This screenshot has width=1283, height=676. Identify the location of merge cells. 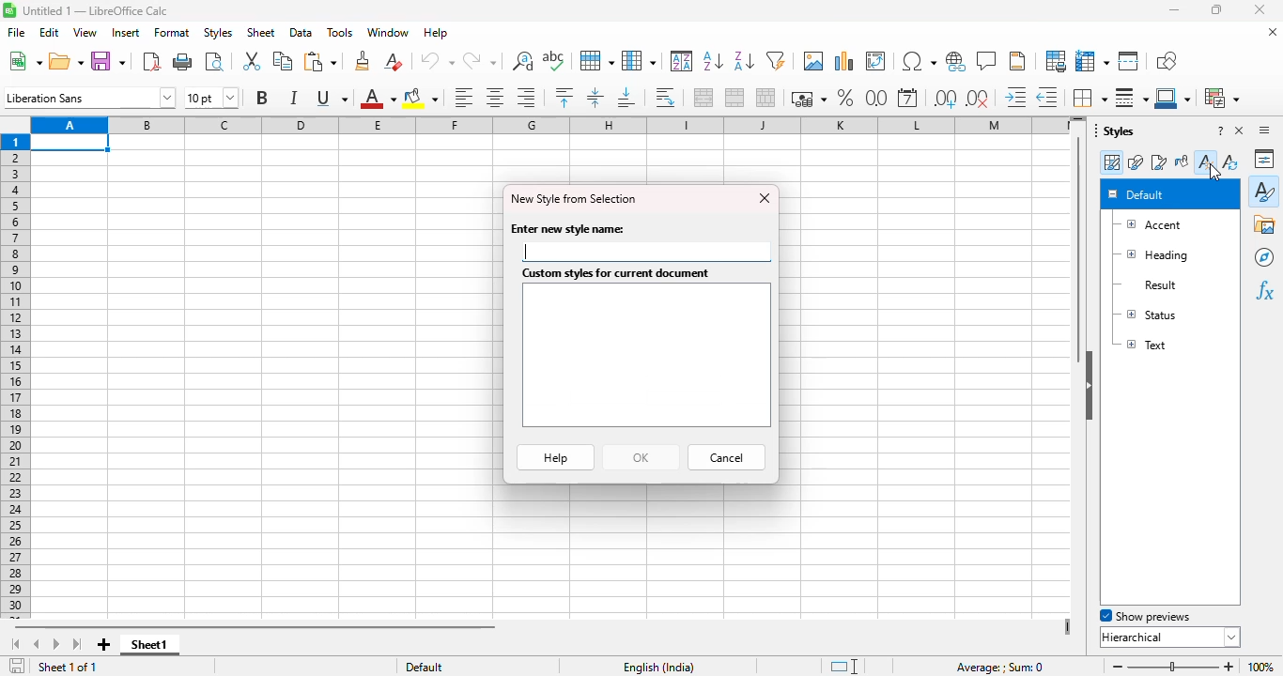
(734, 98).